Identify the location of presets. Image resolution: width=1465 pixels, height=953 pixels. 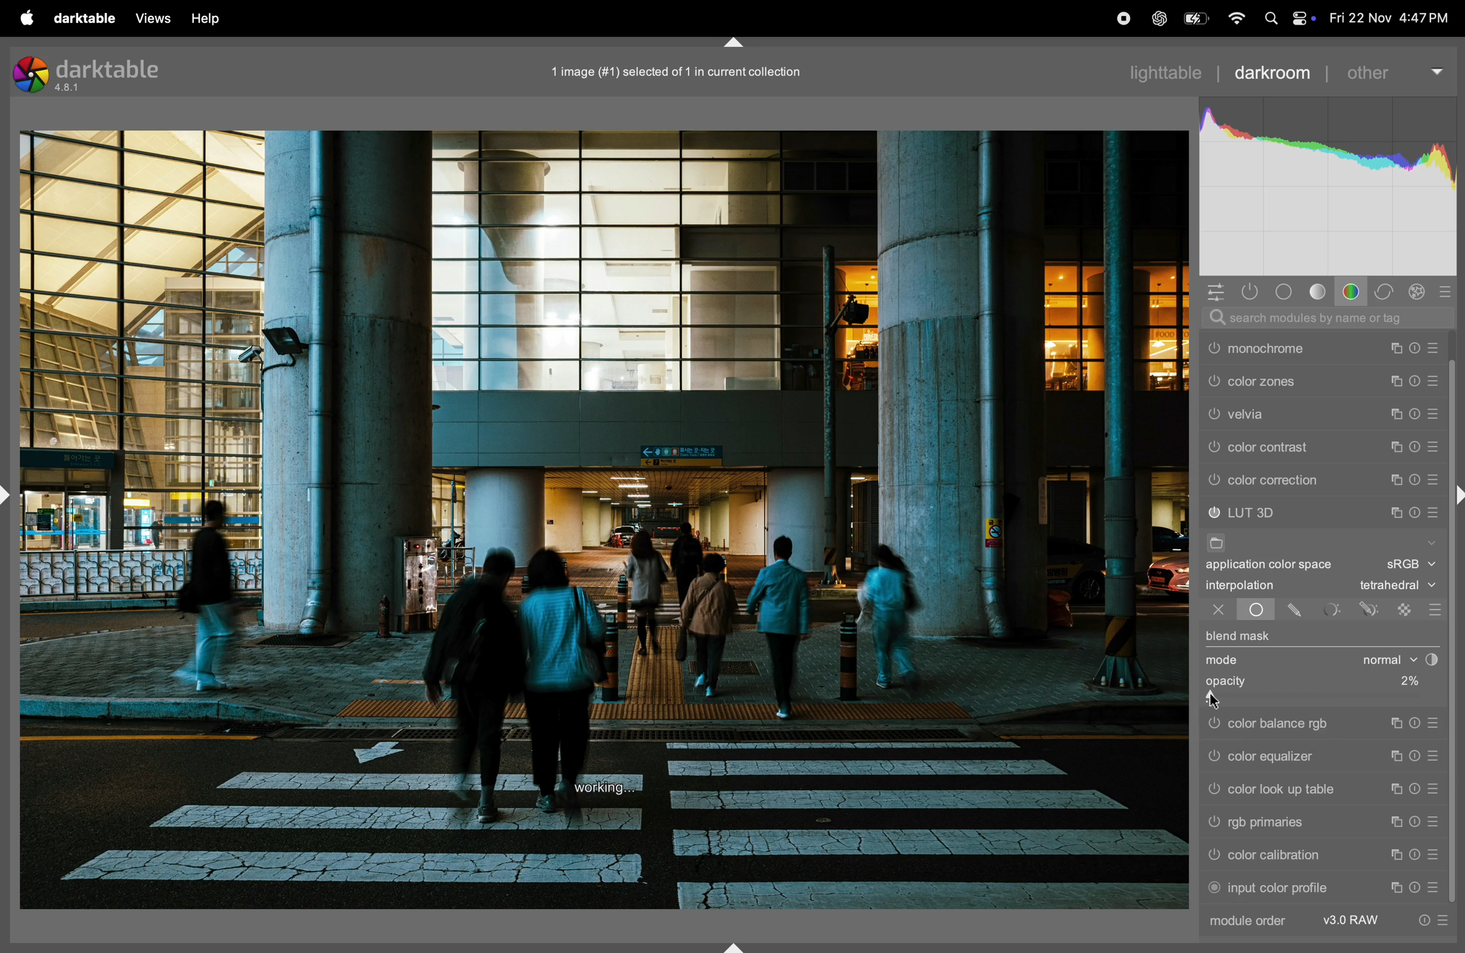
(1436, 758).